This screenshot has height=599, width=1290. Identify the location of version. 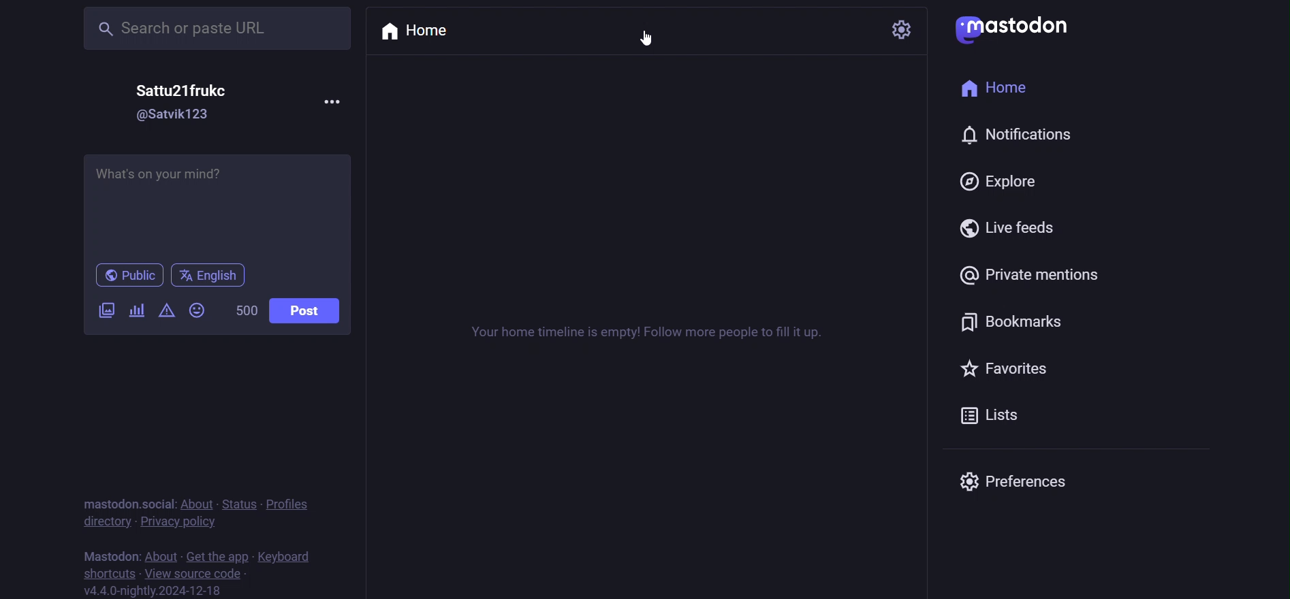
(153, 590).